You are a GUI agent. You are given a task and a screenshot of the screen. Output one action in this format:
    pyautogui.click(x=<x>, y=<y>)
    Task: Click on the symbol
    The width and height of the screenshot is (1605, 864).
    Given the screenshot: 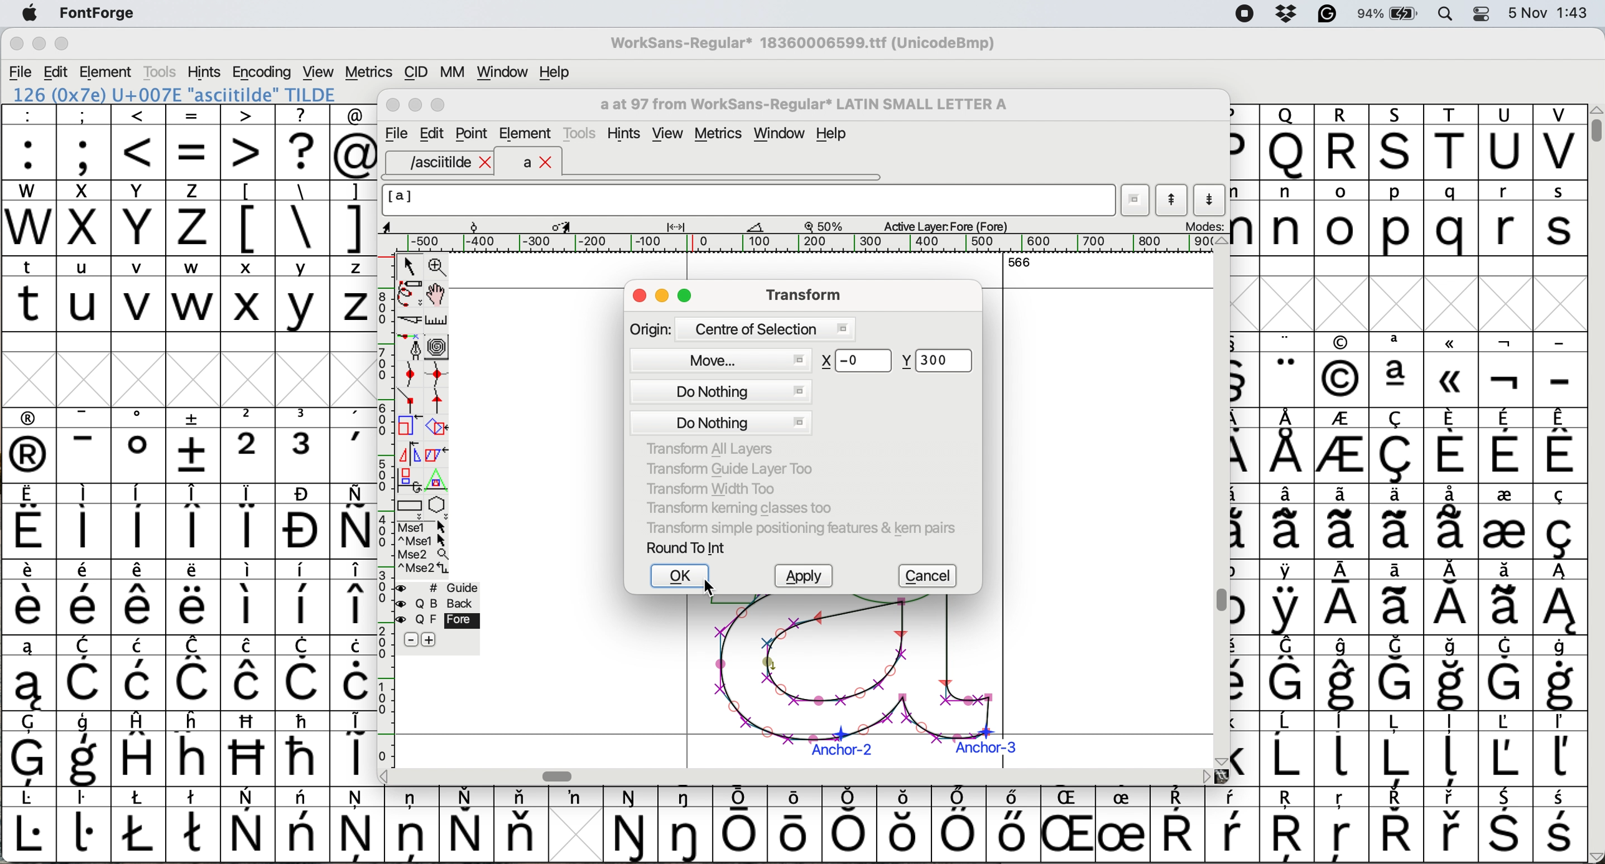 What is the action you would take?
    pyautogui.click(x=852, y=824)
    